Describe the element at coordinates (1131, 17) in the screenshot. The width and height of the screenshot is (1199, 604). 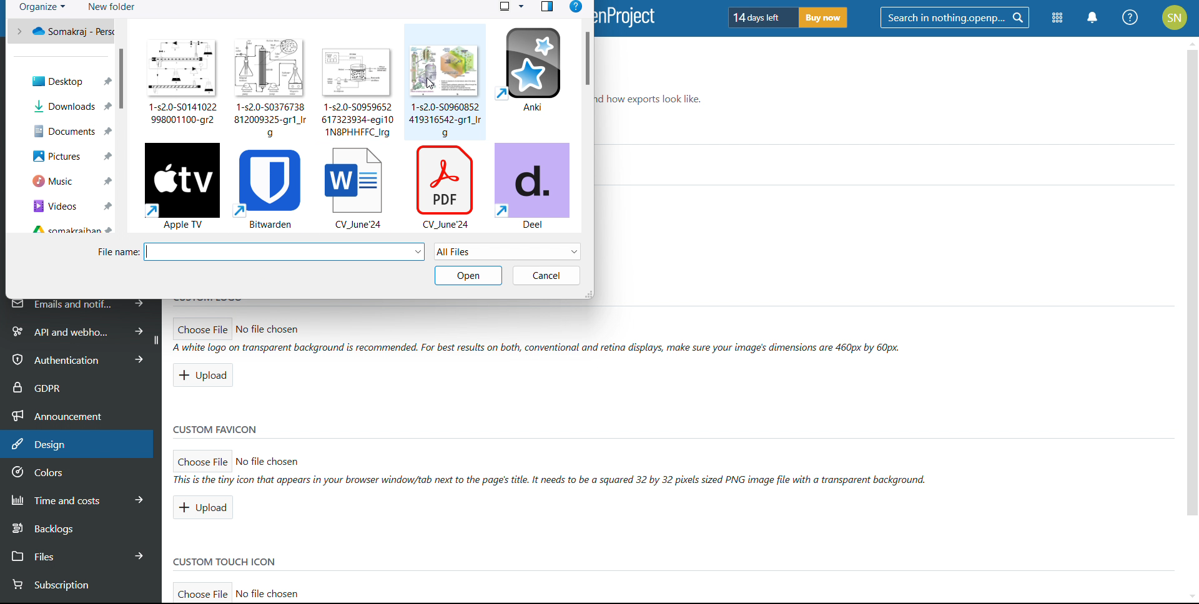
I see `help` at that location.